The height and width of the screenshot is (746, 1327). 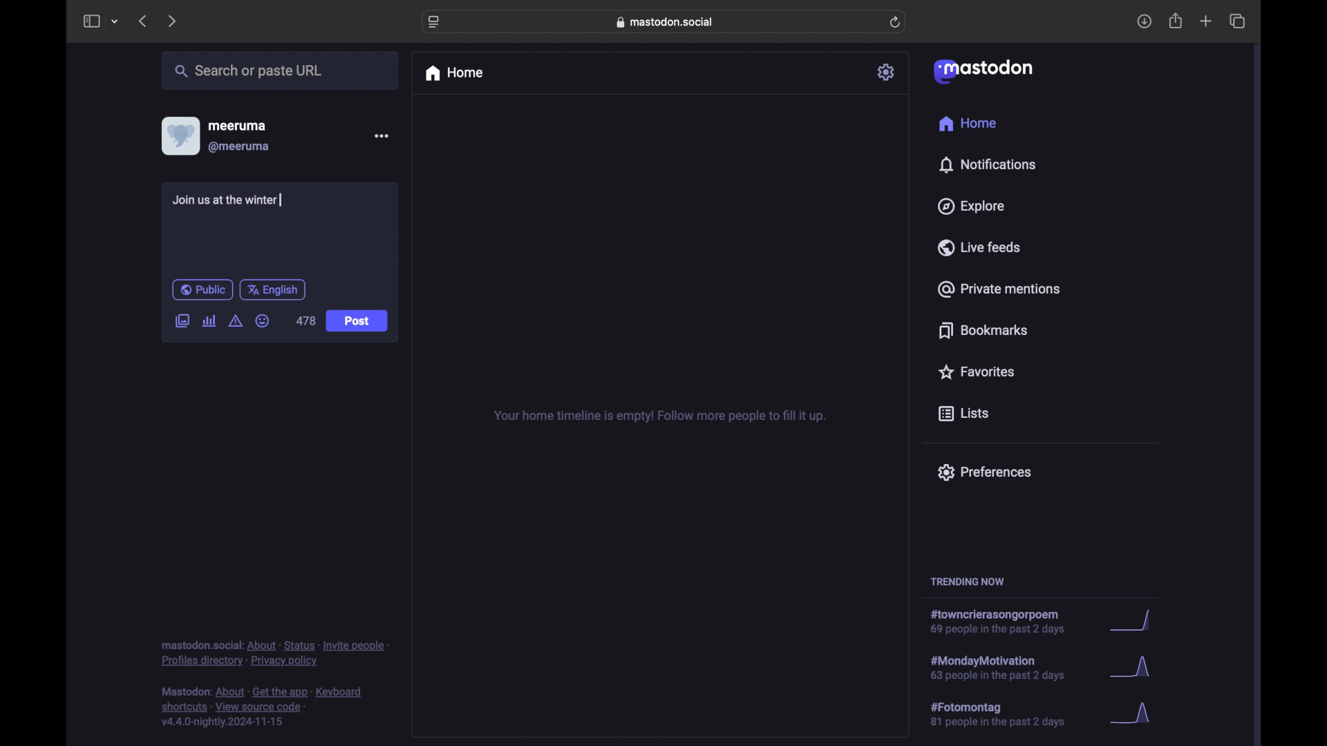 I want to click on notifications, so click(x=987, y=164).